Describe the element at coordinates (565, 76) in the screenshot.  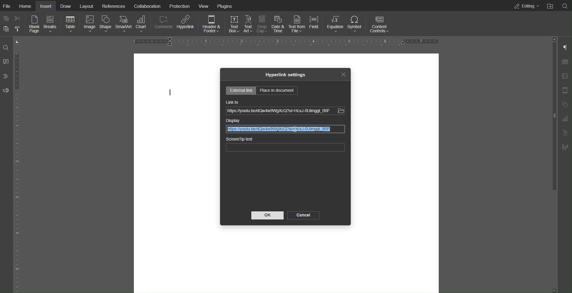
I see `Image Settings` at that location.